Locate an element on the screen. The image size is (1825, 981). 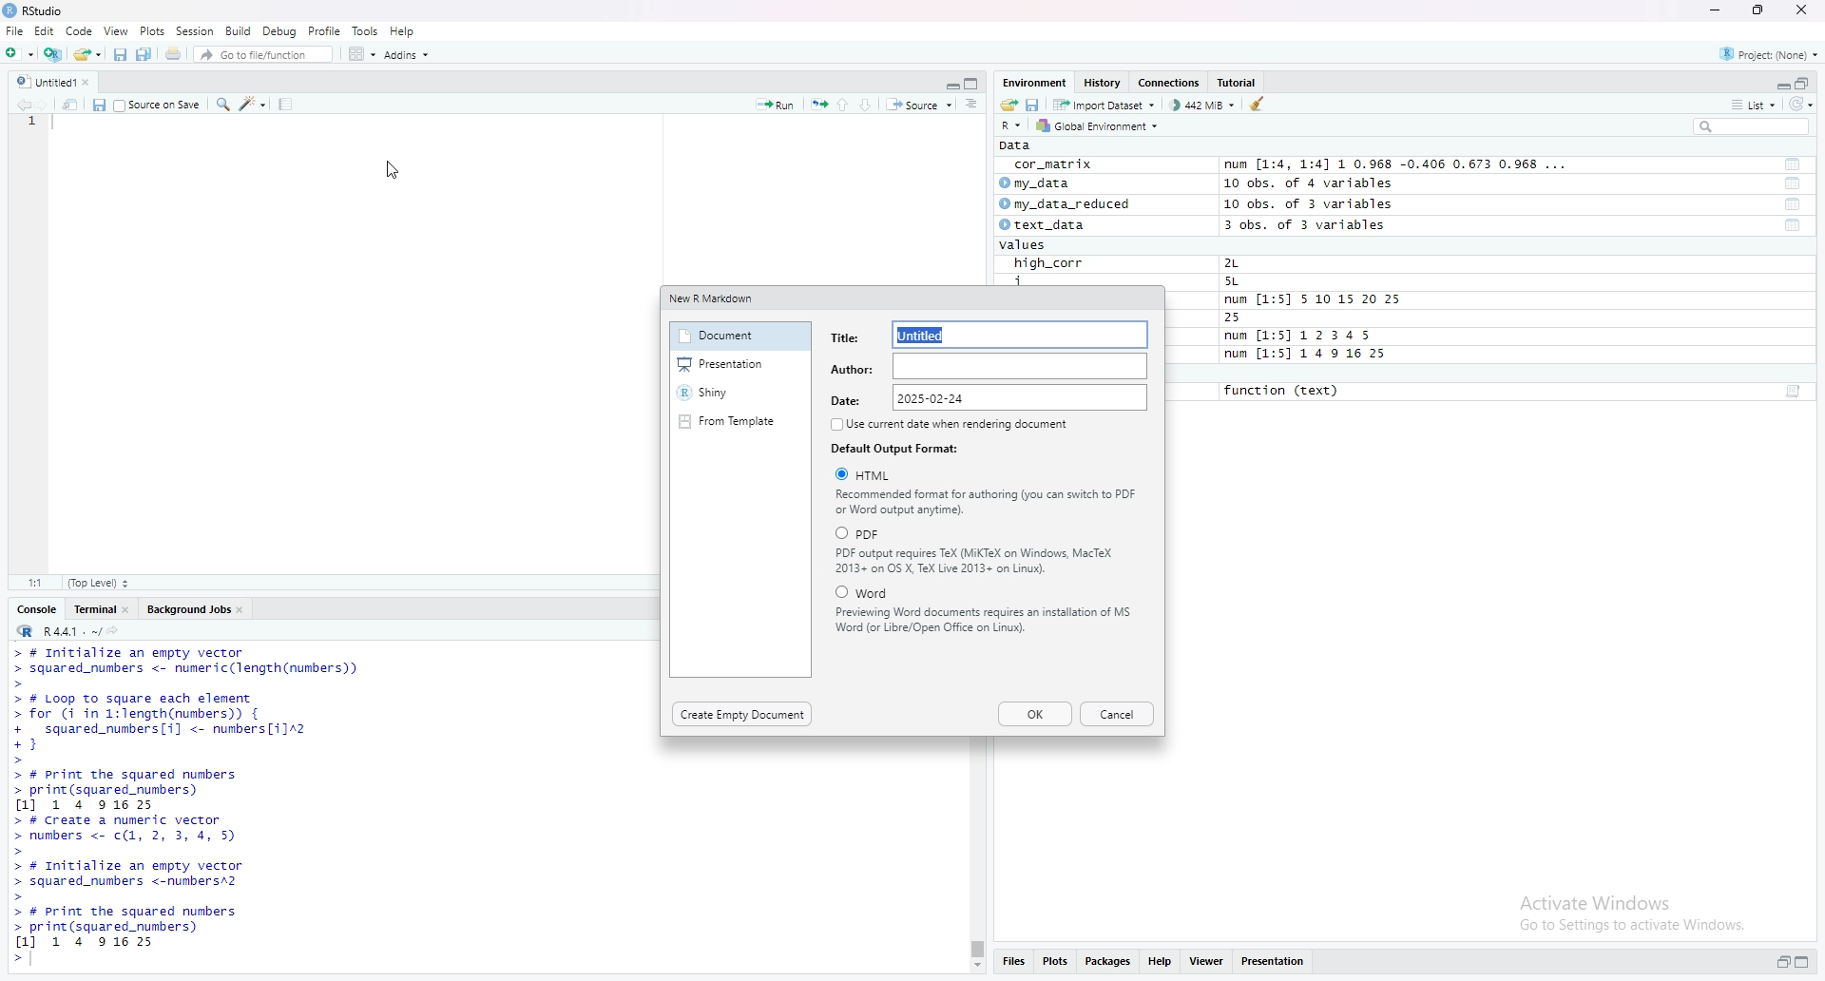
num [1:4, 1:4] 1 0.968 -0.400 0.6/3 0.968 ... is located at coordinates (1397, 161).